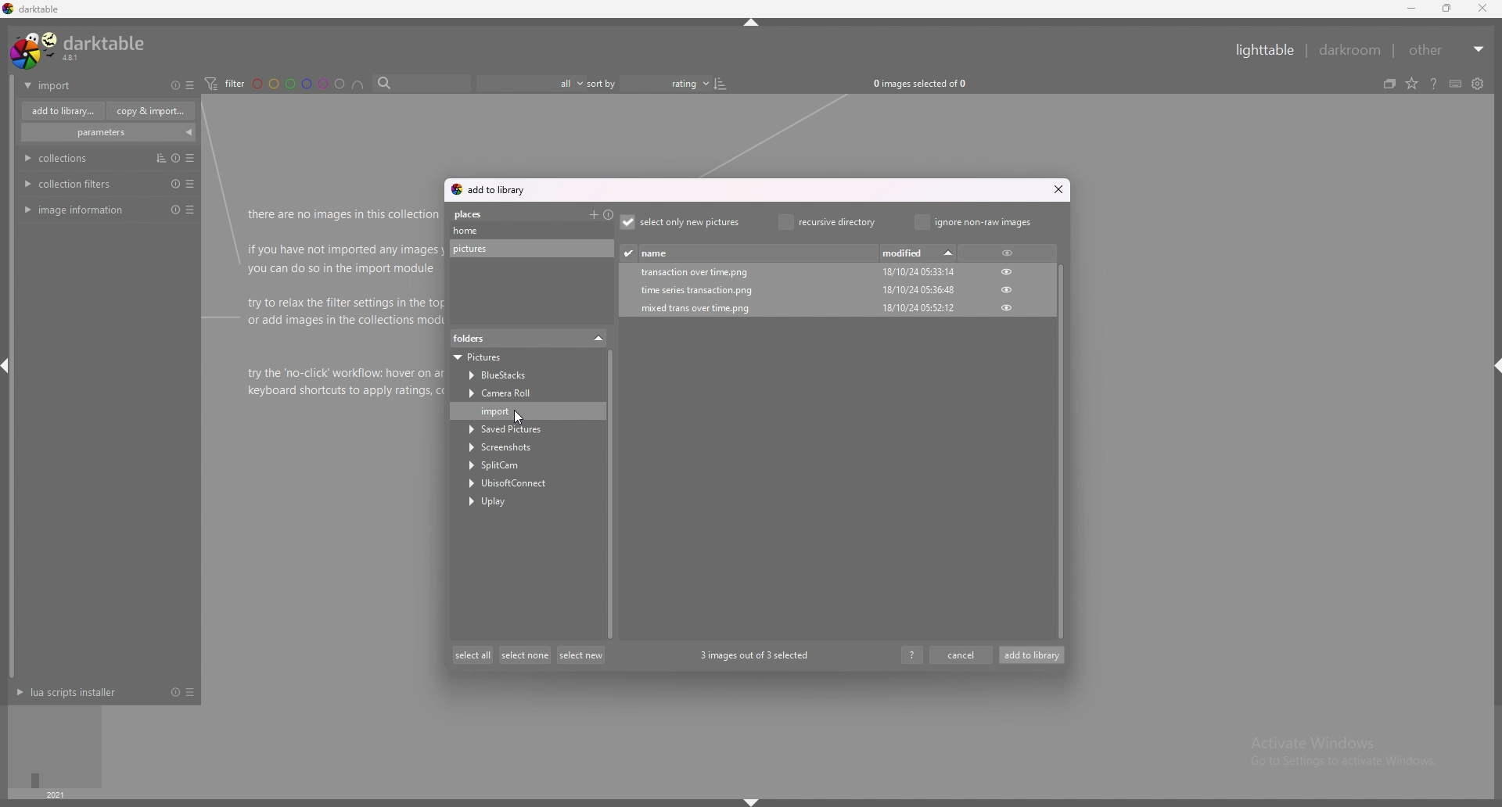 This screenshot has height=807, width=1502. Describe the element at coordinates (593, 215) in the screenshot. I see `add a custom place` at that location.